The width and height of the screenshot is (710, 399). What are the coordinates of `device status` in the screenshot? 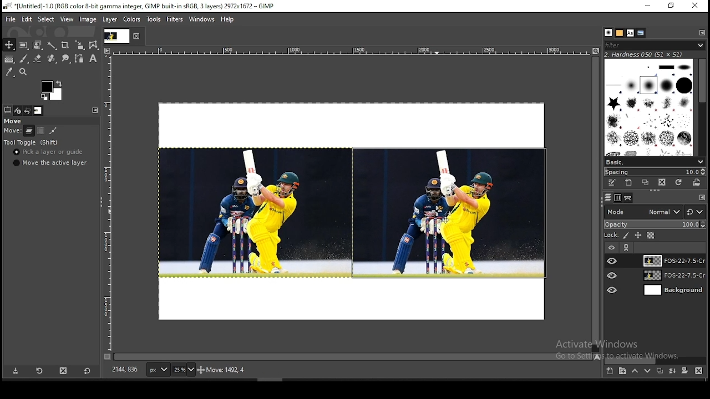 It's located at (18, 110).